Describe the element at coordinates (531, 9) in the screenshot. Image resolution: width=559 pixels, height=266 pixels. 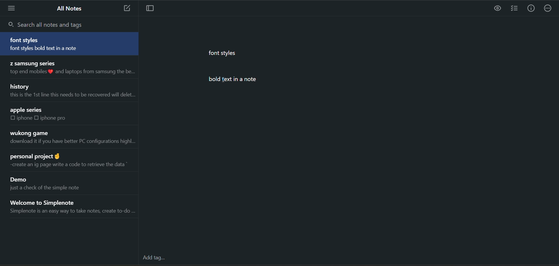
I see `info` at that location.